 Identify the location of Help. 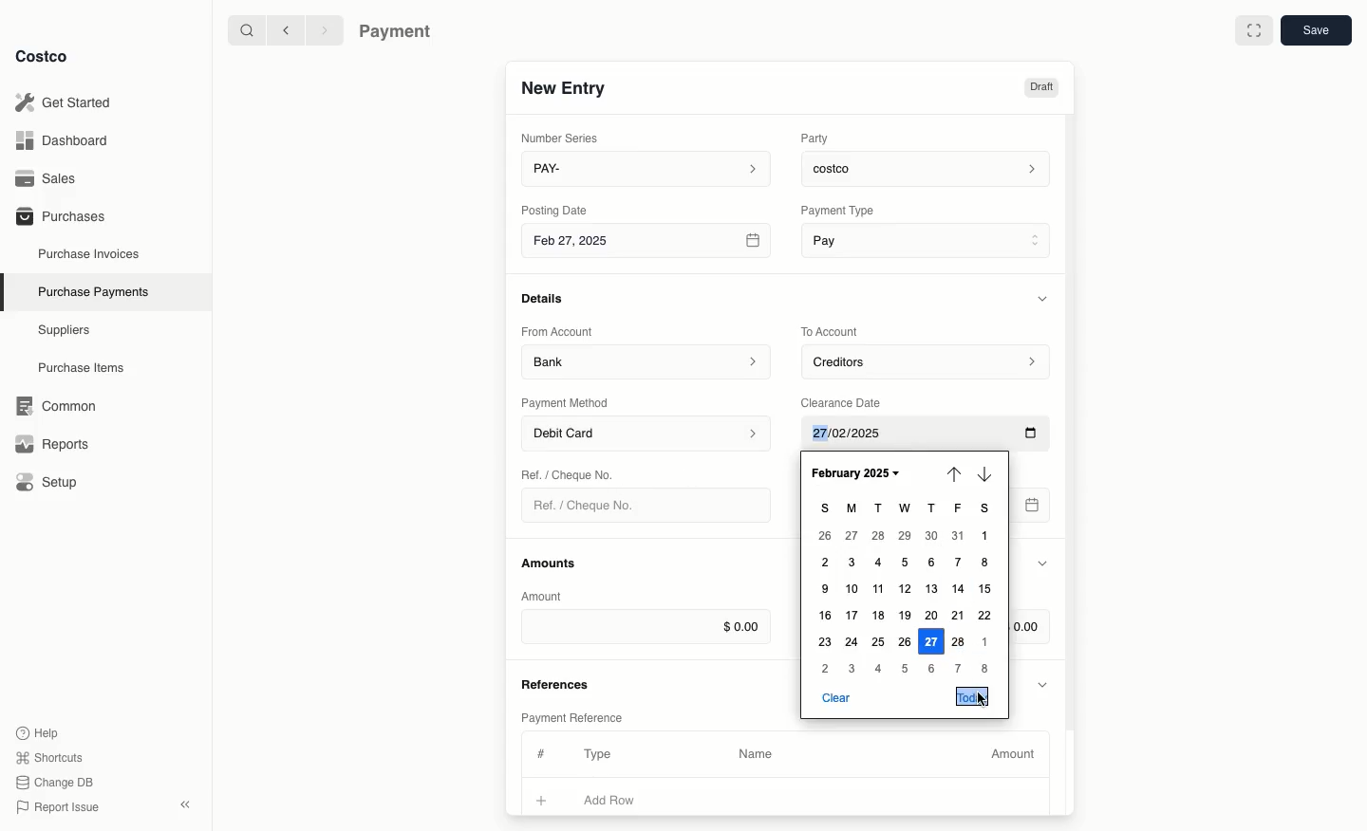
(37, 731).